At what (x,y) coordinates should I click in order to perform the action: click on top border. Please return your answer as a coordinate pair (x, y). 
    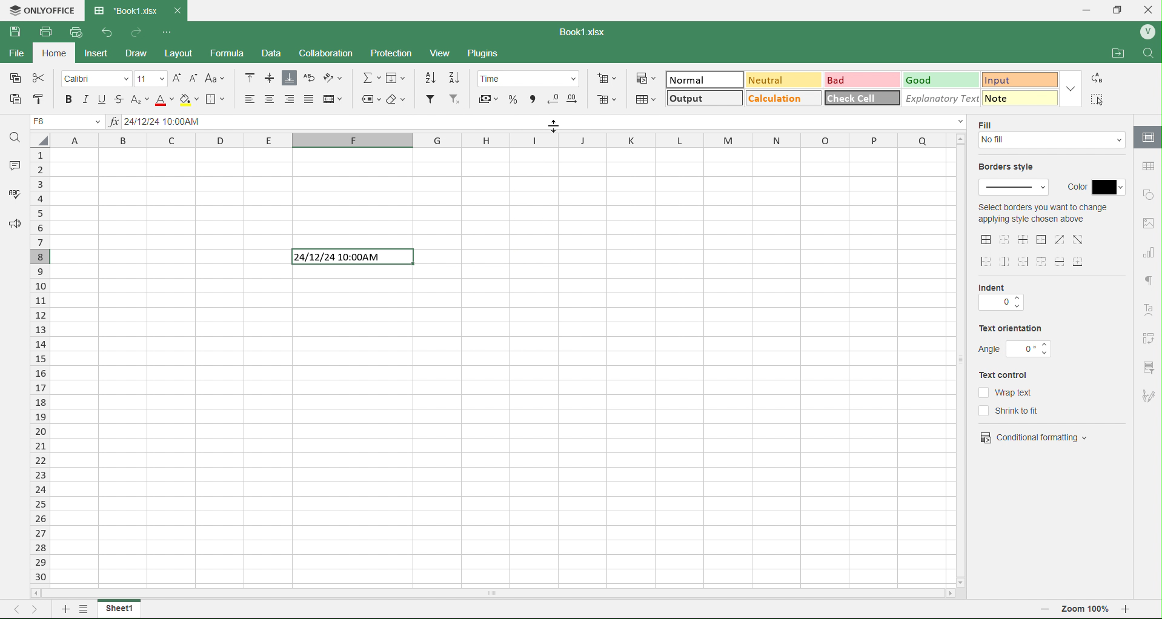
    Looking at the image, I should click on (1041, 261).